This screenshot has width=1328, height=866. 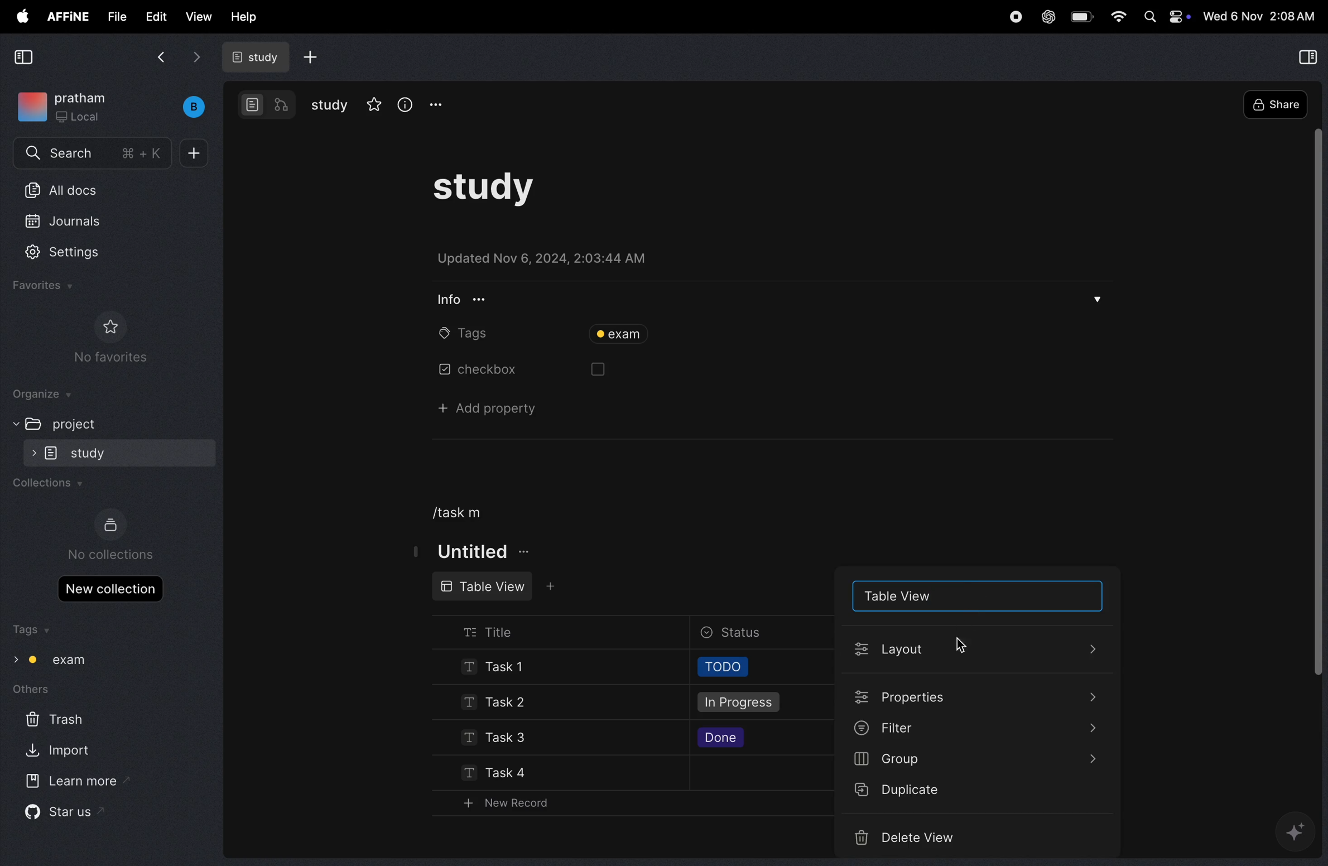 What do you see at coordinates (47, 288) in the screenshot?
I see `favourites` at bounding box center [47, 288].